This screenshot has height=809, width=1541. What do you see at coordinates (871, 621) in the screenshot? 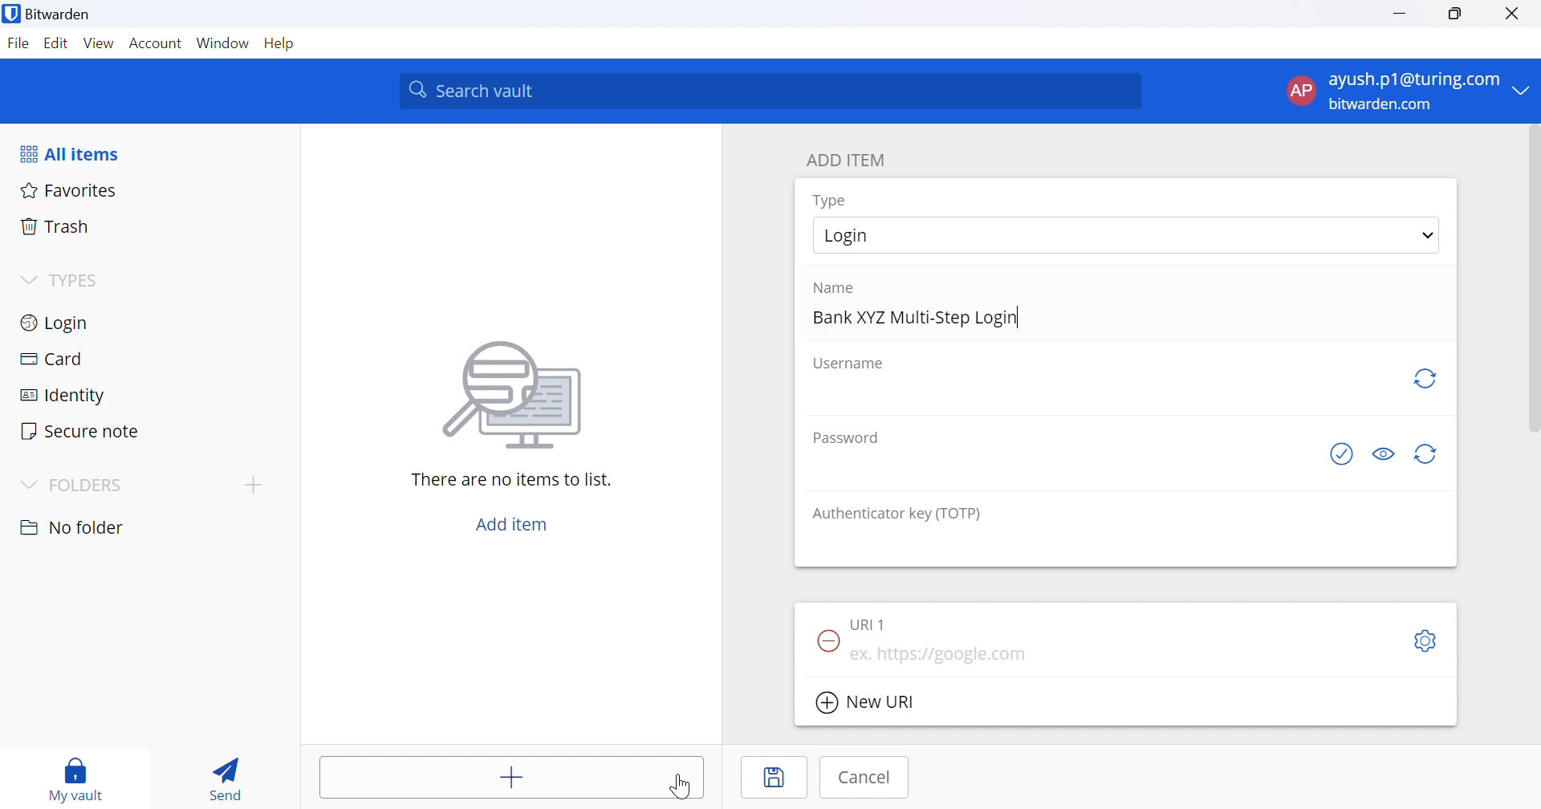
I see `URI 1` at bounding box center [871, 621].